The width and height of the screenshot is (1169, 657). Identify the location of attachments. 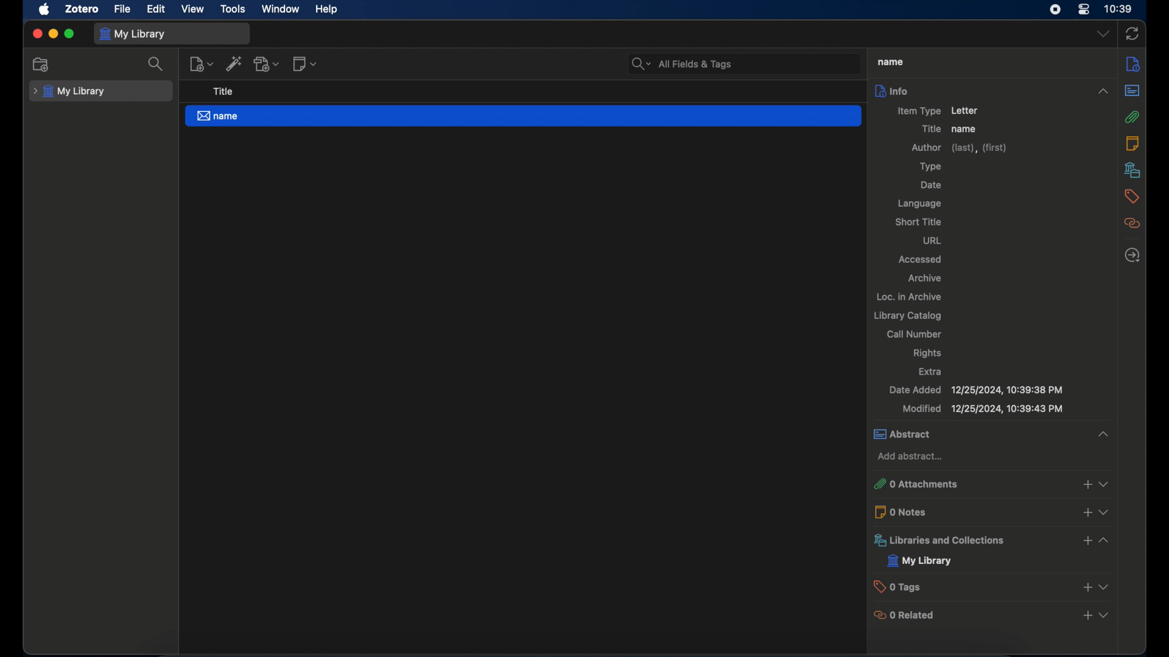
(1132, 117).